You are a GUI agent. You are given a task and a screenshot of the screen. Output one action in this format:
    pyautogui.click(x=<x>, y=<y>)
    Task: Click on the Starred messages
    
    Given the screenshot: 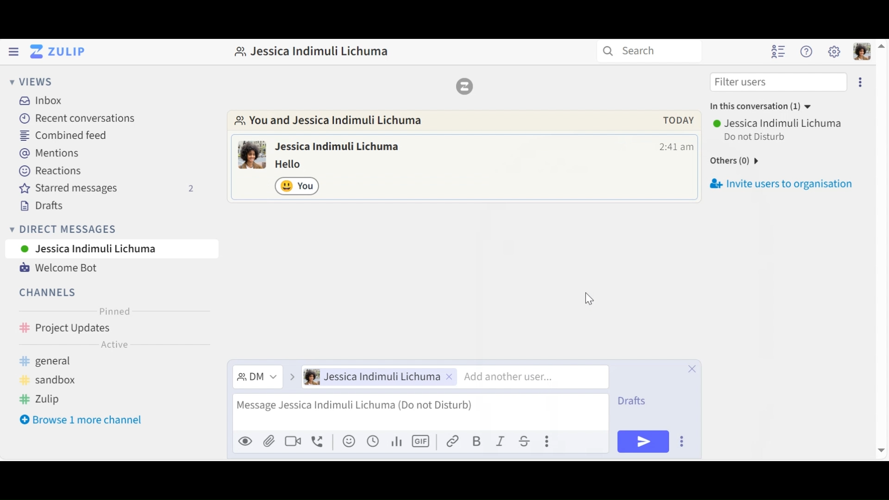 What is the action you would take?
    pyautogui.click(x=107, y=188)
    